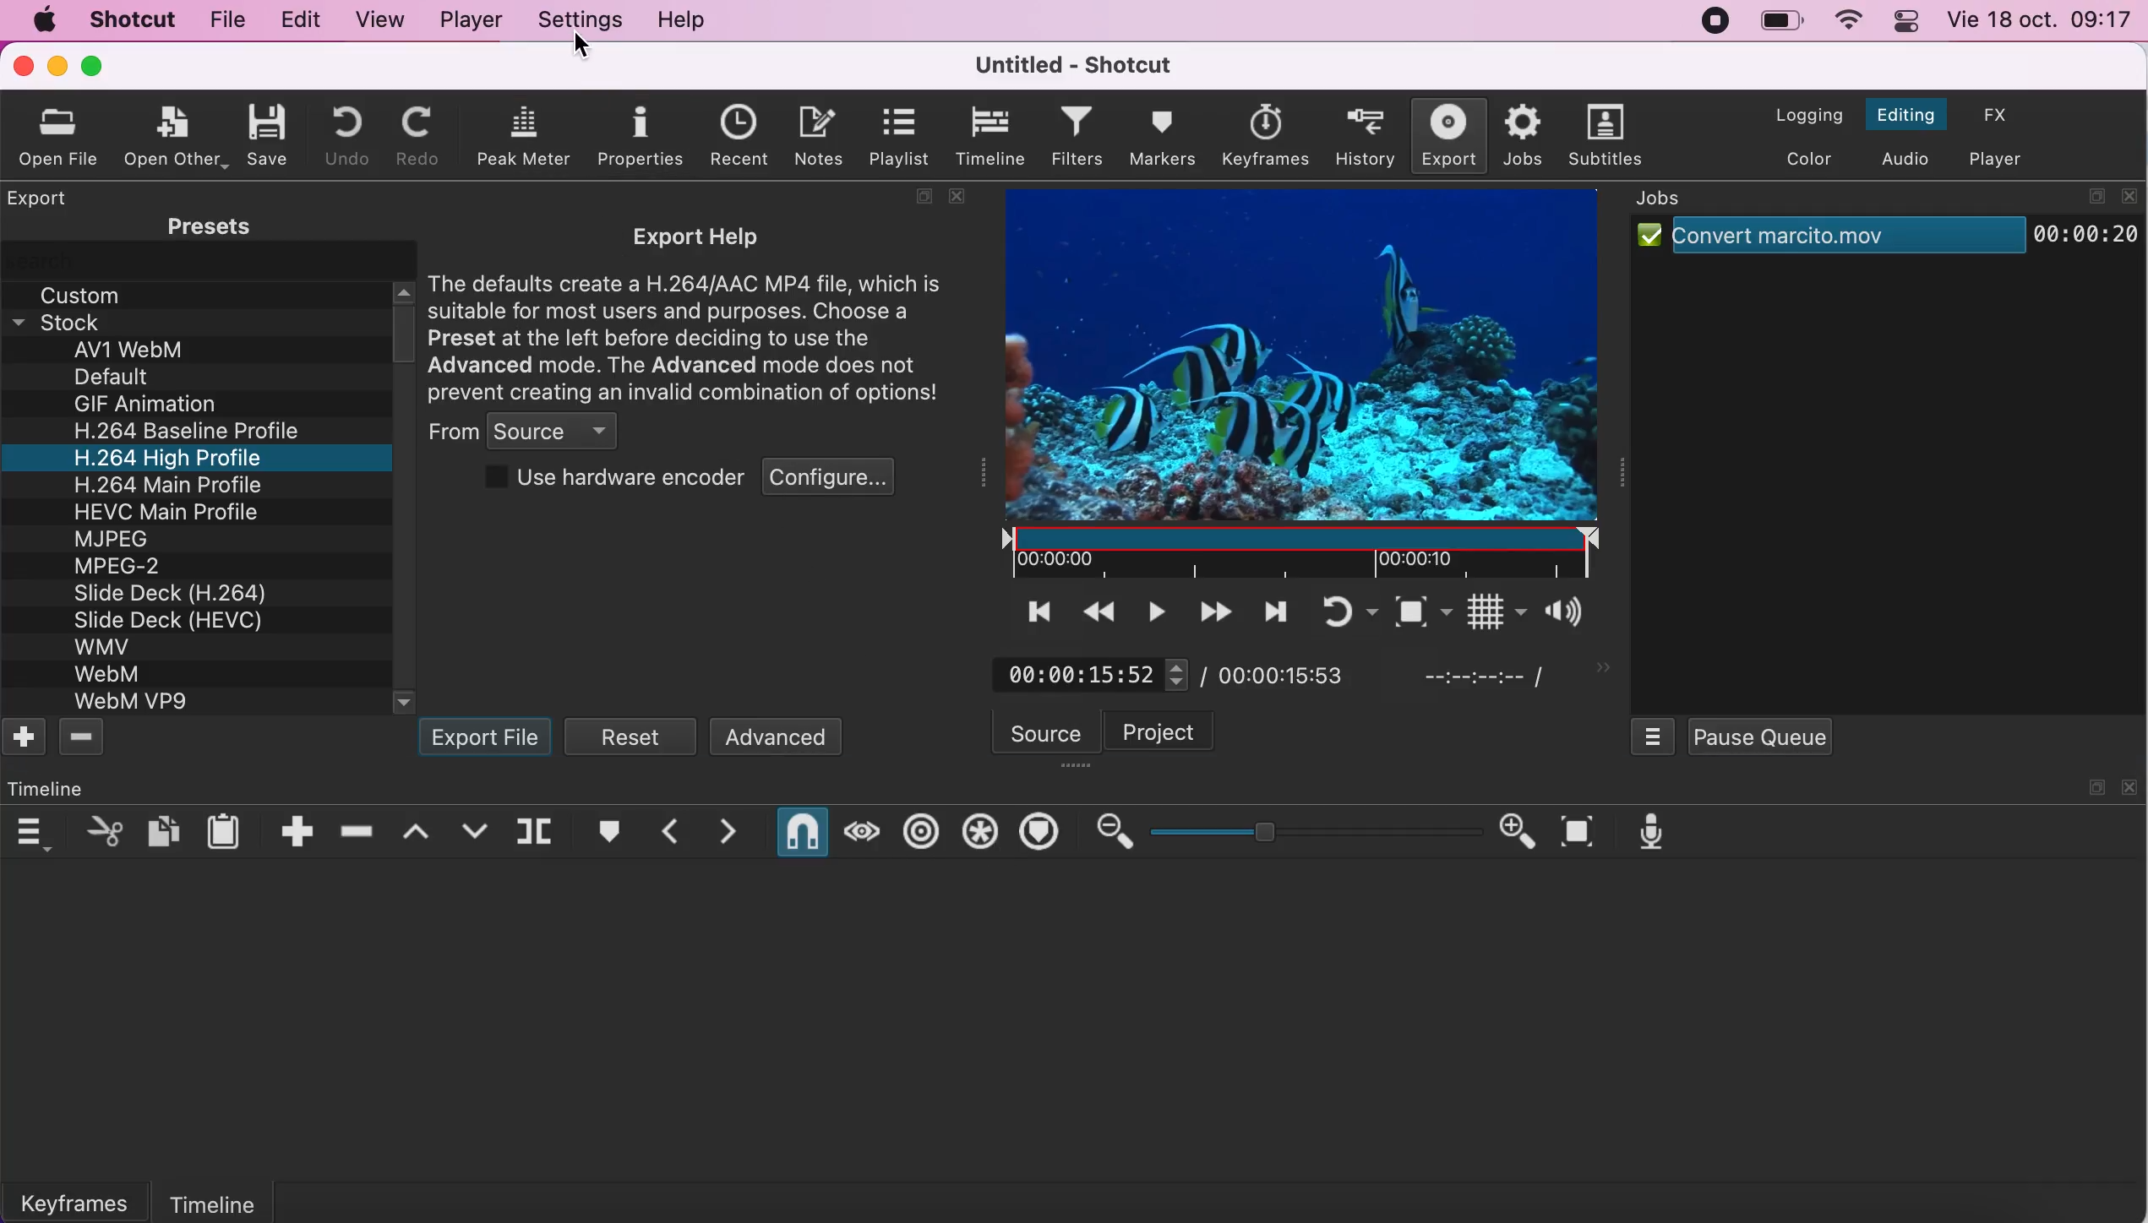 This screenshot has width=2148, height=1223. Describe the element at coordinates (160, 829) in the screenshot. I see `copy` at that location.